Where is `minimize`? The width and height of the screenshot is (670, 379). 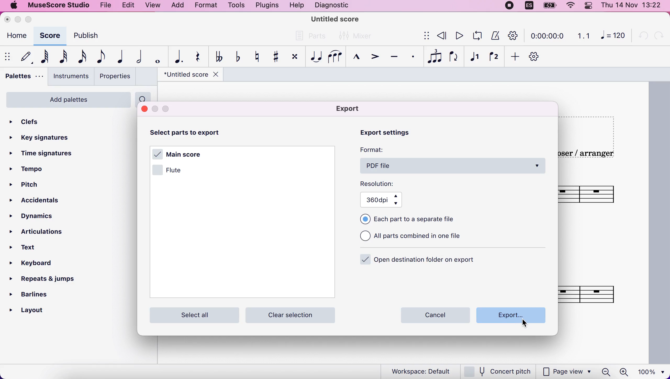
minimize is located at coordinates (18, 20).